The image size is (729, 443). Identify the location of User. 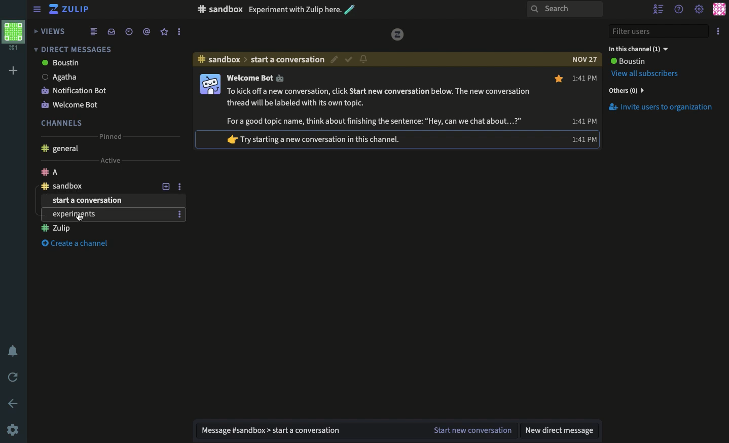
(627, 61).